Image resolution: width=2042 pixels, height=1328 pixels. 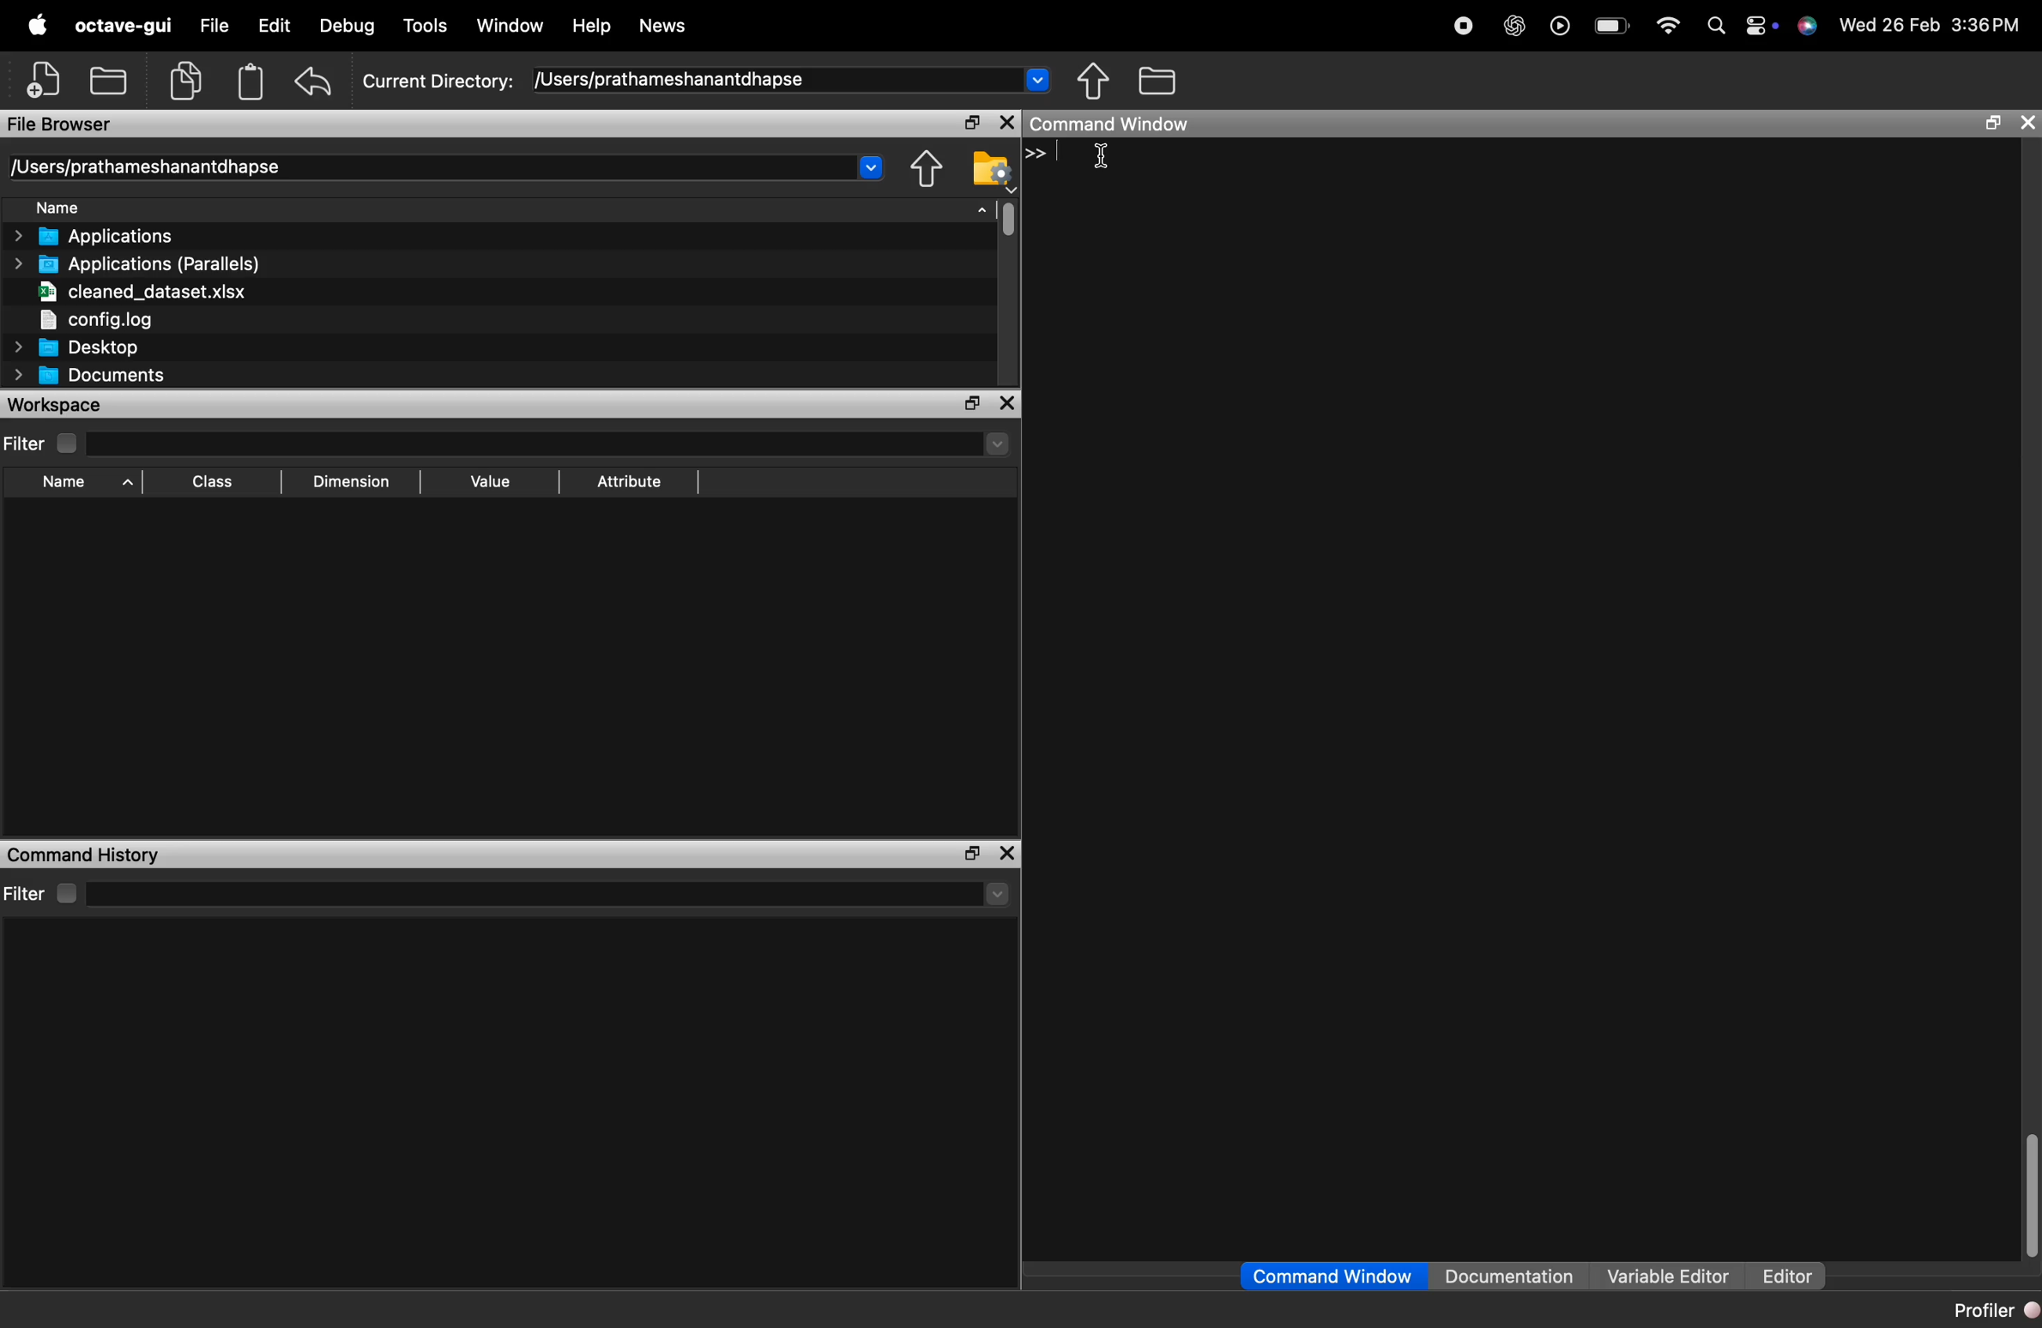 I want to click on > Applications, so click(x=125, y=235).